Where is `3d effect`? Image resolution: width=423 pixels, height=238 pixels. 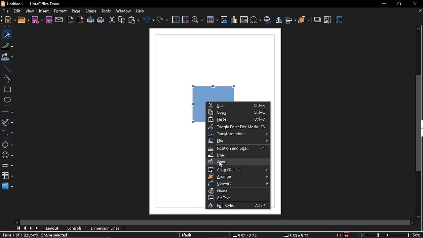 3d effect is located at coordinates (340, 20).